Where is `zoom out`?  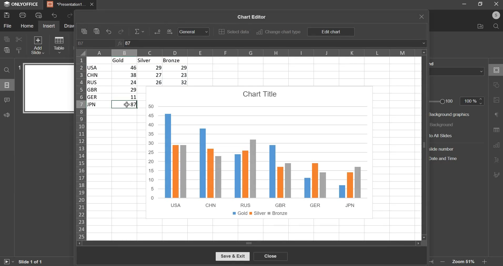 zoom out is located at coordinates (441, 261).